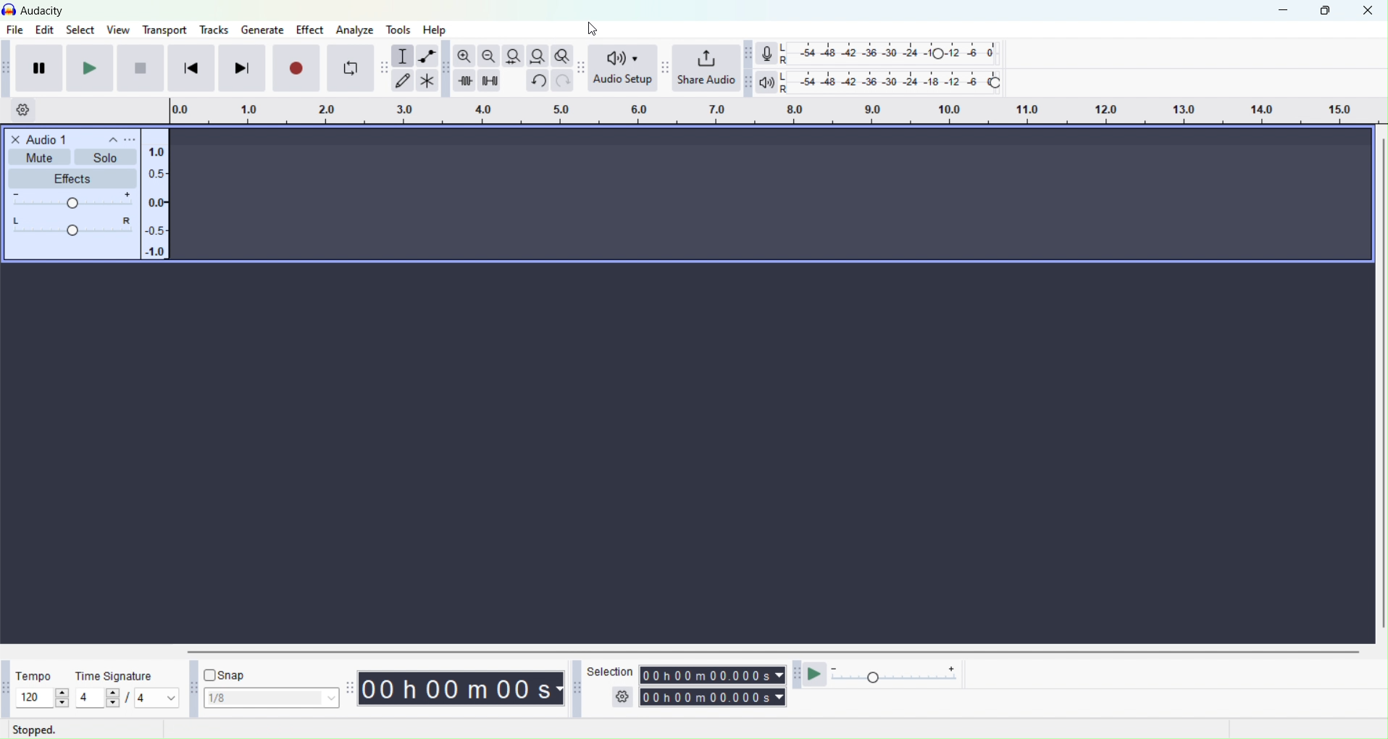 This screenshot has width=1388, height=739. What do you see at coordinates (401, 54) in the screenshot?
I see `Selection tool` at bounding box center [401, 54].